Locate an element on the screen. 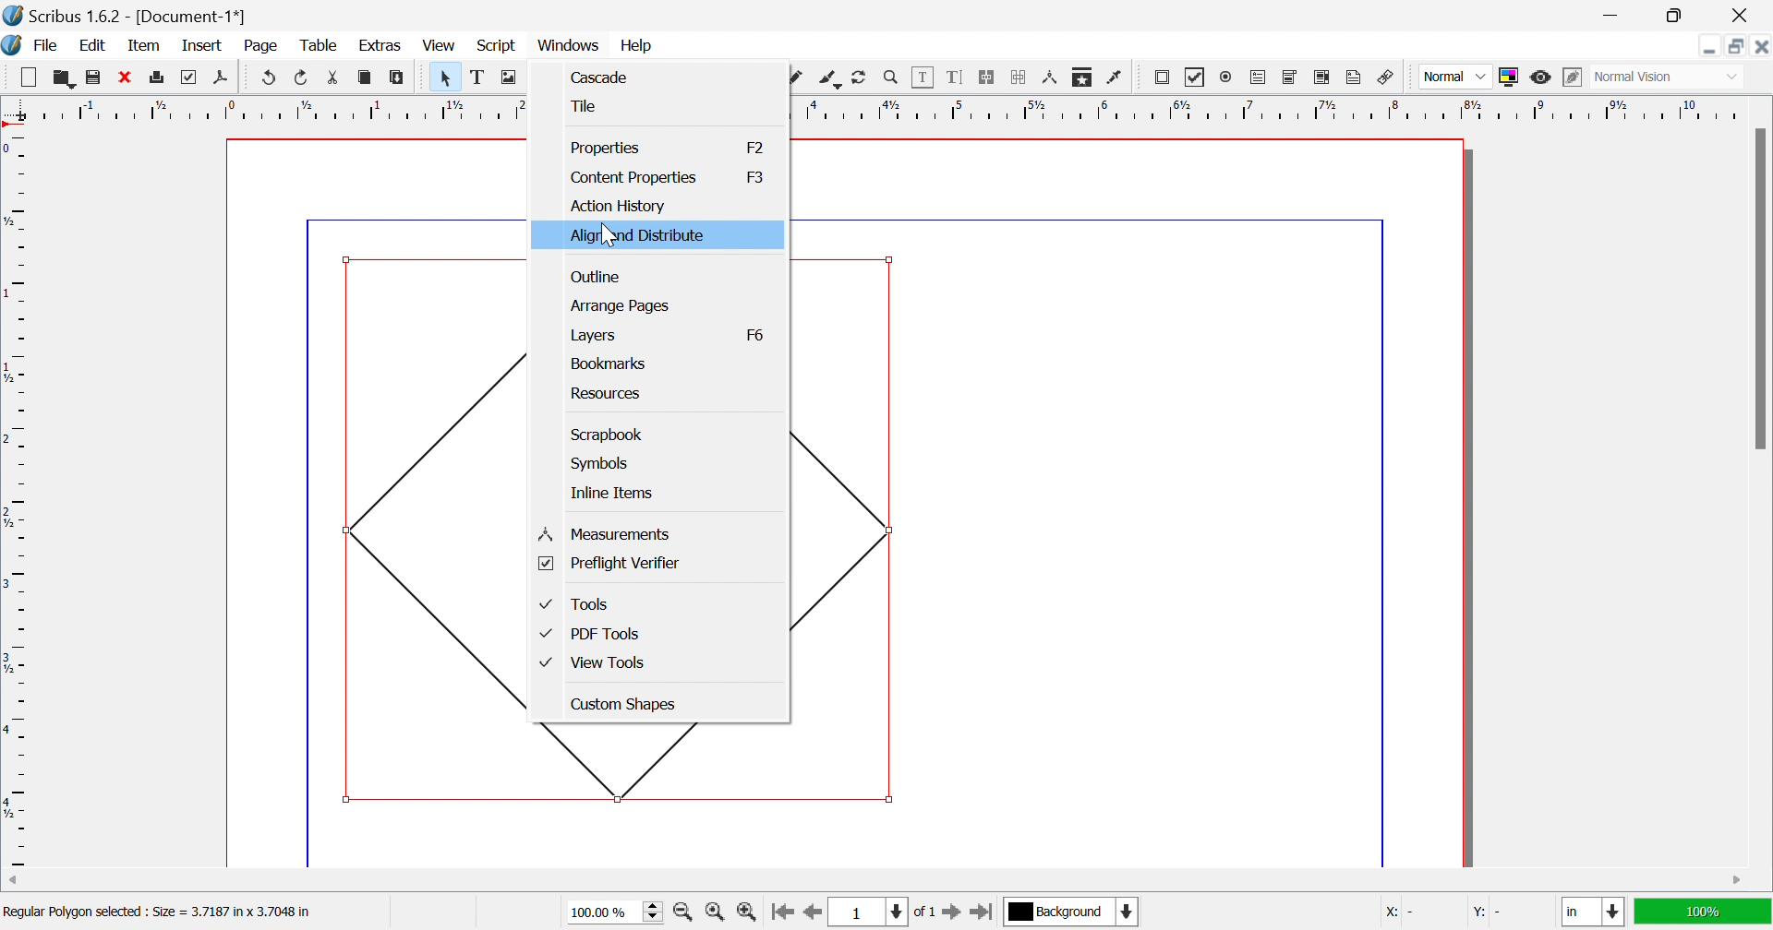 This screenshot has width=1773, height=930. Custom shapes is located at coordinates (626, 703).